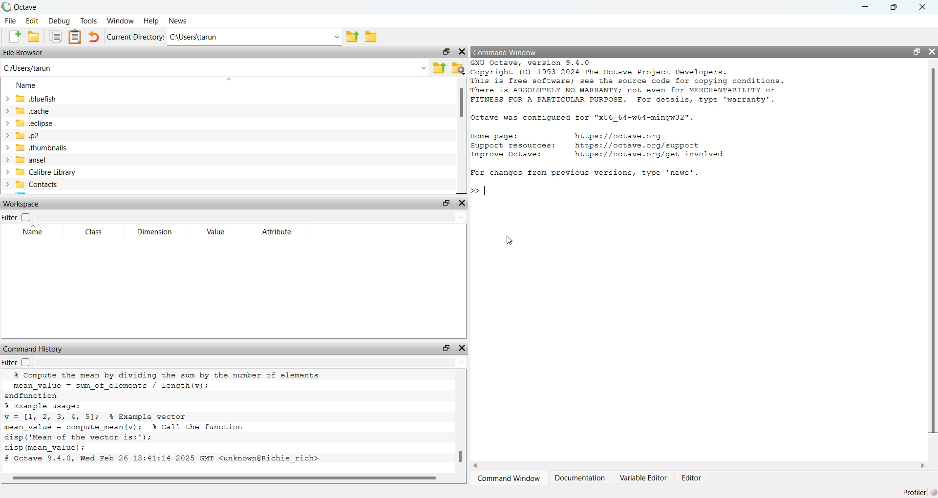  What do you see at coordinates (278, 232) in the screenshot?
I see `Attribute` at bounding box center [278, 232].